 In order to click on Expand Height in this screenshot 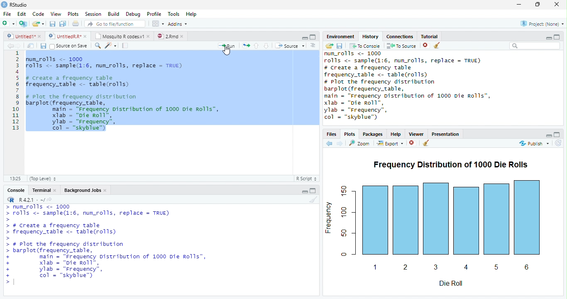, I will do `click(313, 191)`.